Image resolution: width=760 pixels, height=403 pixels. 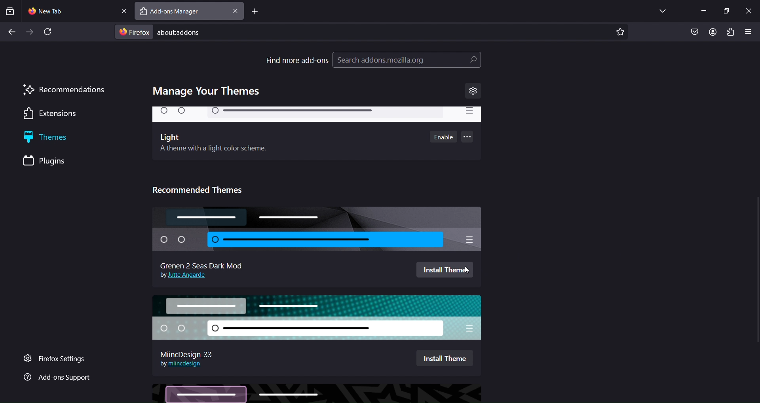 I want to click on close tab, so click(x=236, y=11).